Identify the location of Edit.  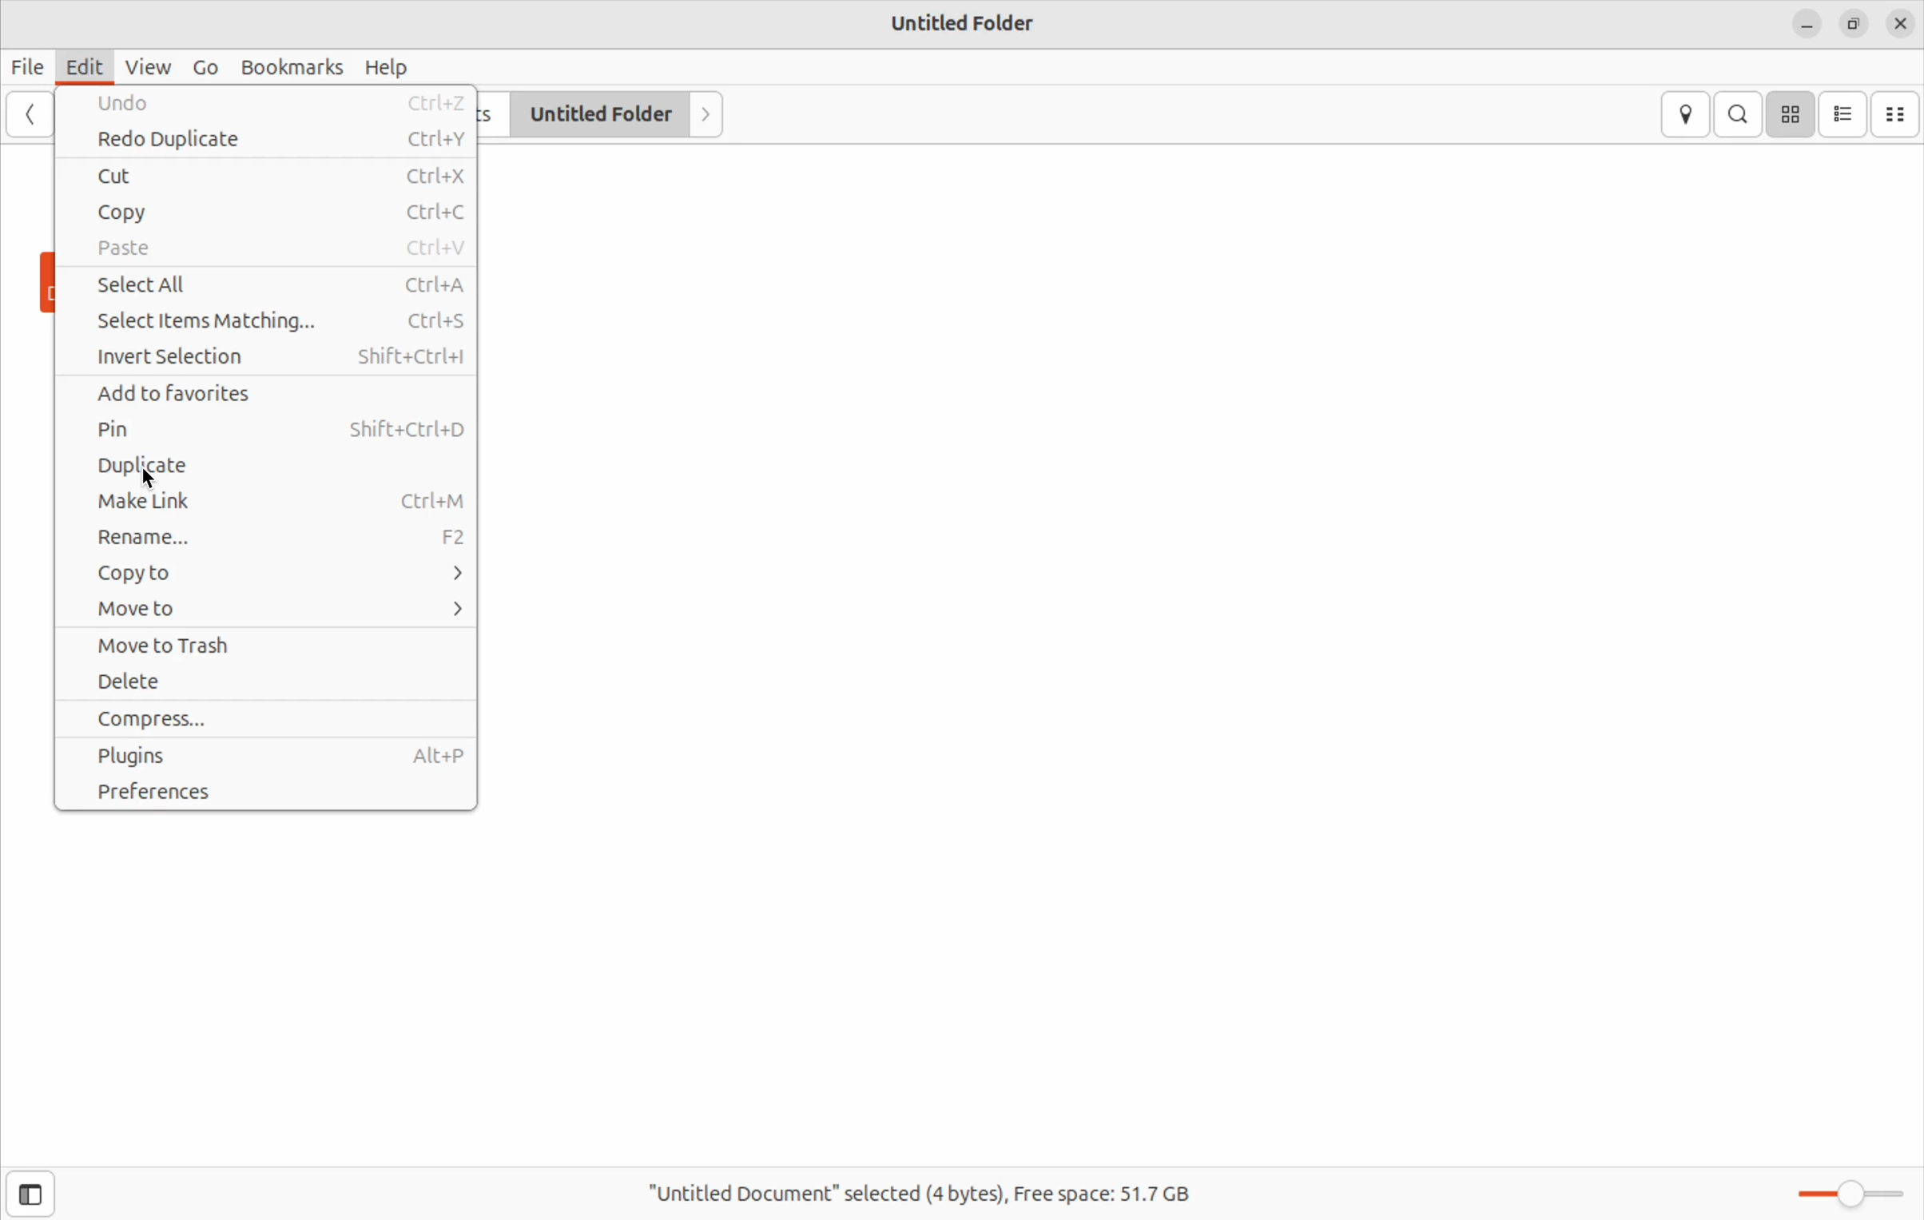
(85, 66).